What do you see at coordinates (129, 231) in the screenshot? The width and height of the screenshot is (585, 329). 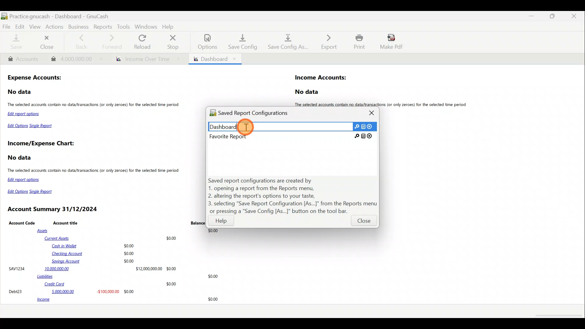 I see `Assets $0.00` at bounding box center [129, 231].